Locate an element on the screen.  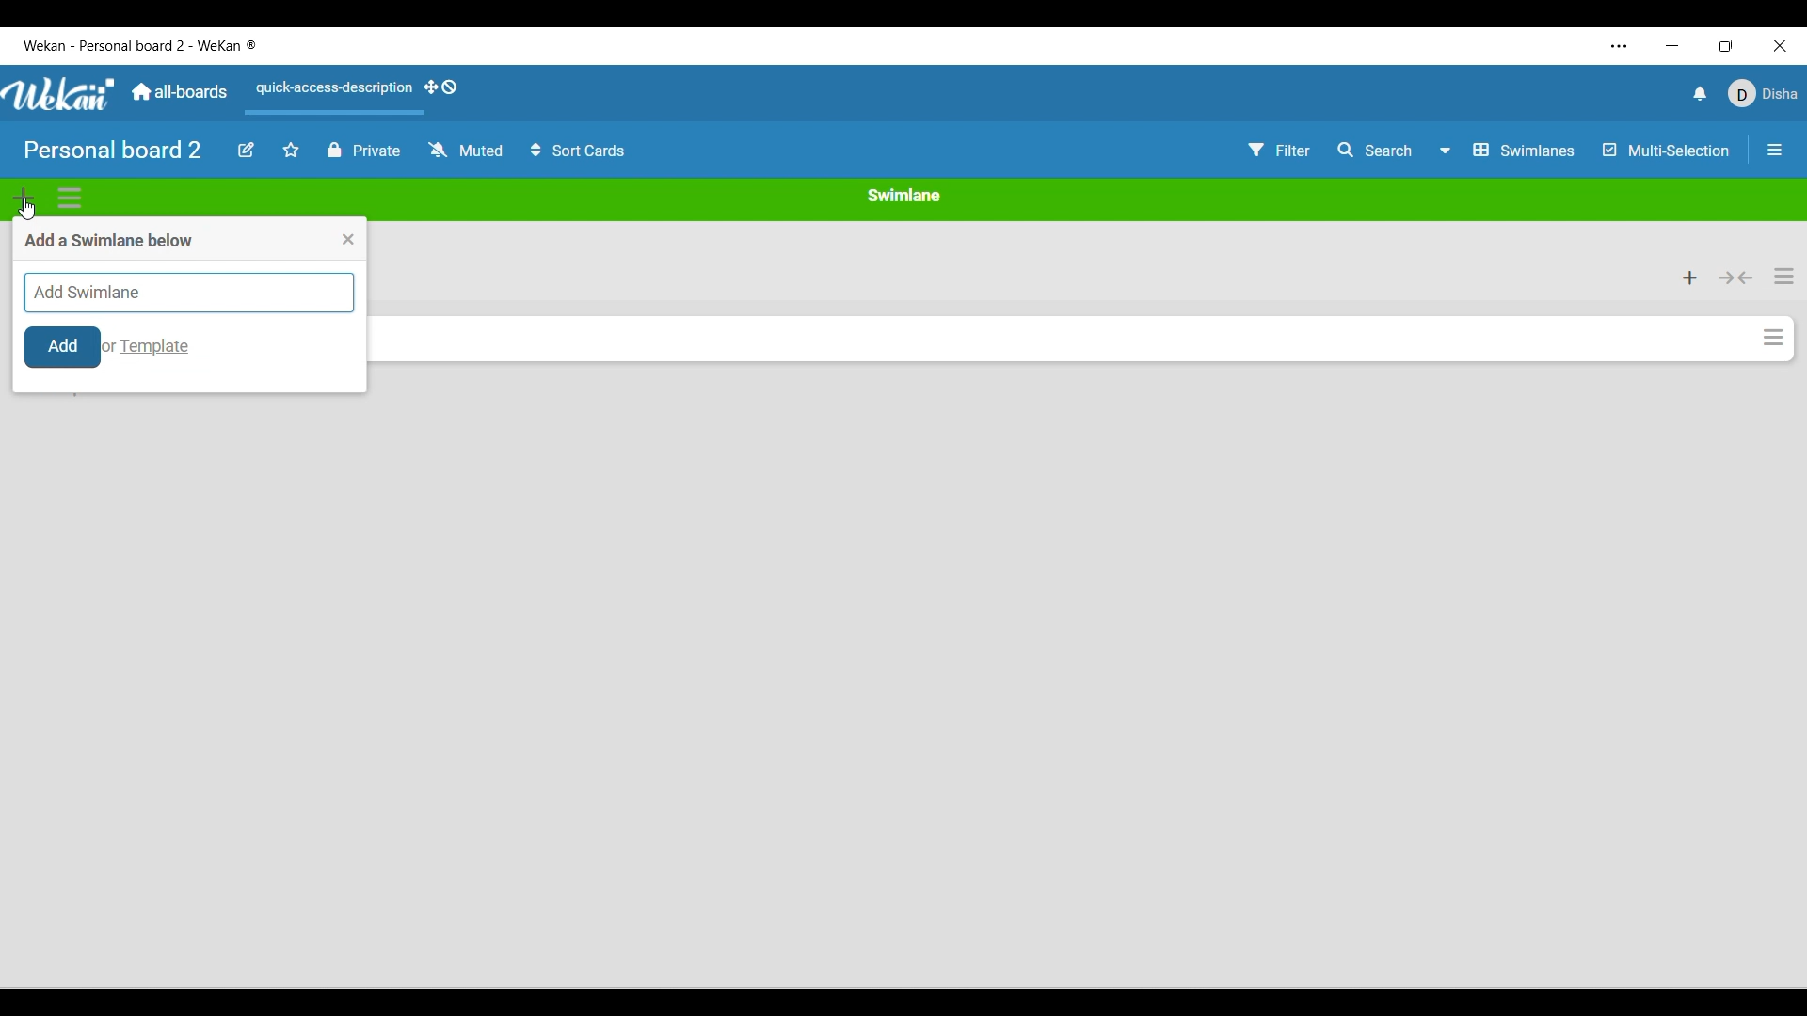
Text box to input Swimlane title is located at coordinates (189, 293).